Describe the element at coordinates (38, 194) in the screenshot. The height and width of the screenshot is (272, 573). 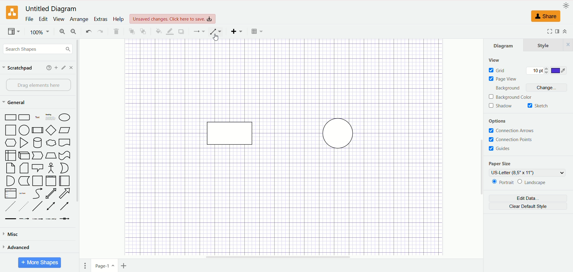
I see `Curved Arrow` at that location.